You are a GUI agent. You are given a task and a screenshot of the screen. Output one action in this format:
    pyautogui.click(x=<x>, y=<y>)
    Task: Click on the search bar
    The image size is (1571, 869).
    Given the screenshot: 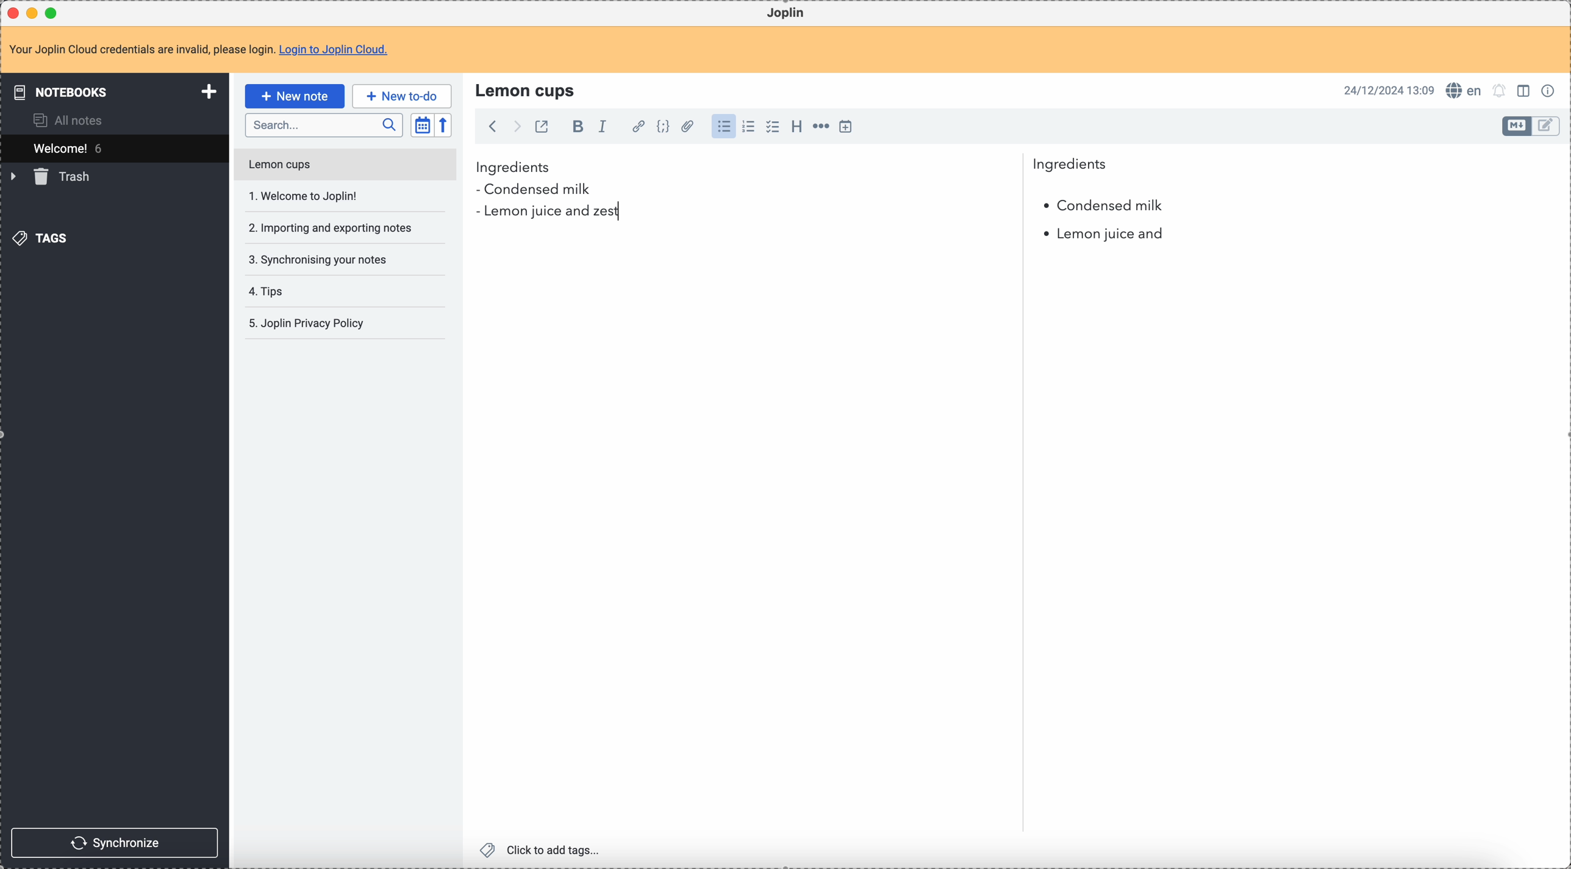 What is the action you would take?
    pyautogui.click(x=323, y=126)
    